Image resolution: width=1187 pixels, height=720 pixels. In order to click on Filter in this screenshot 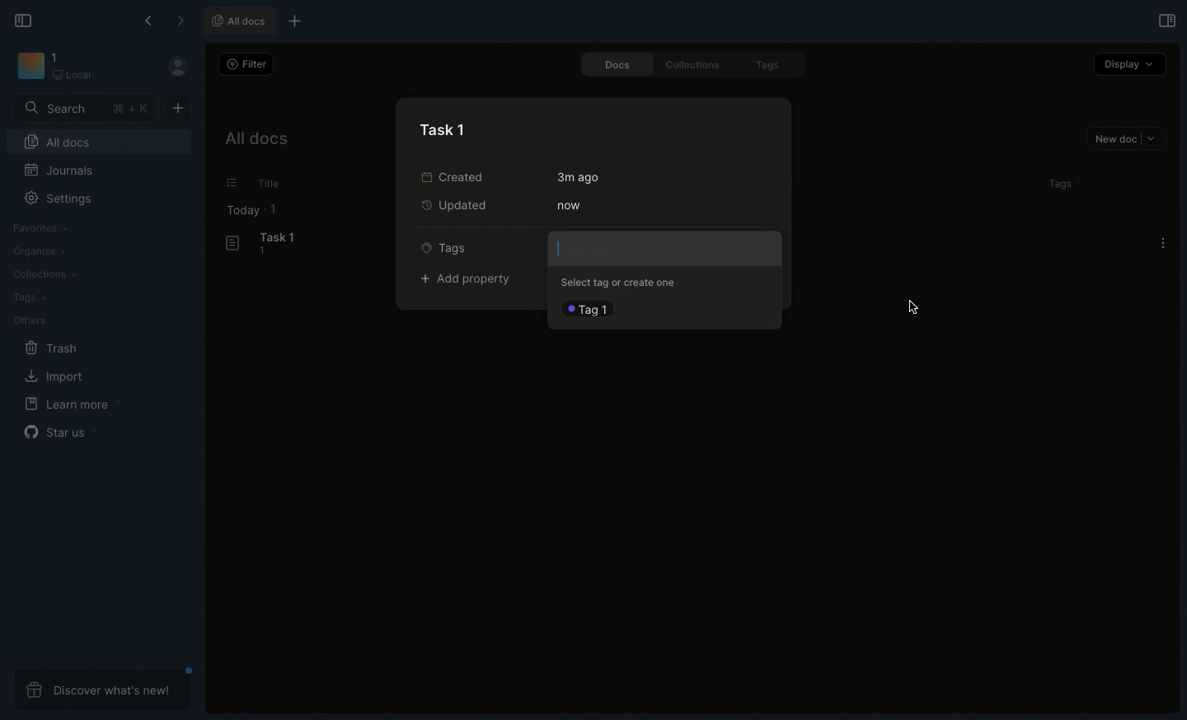, I will do `click(247, 64)`.